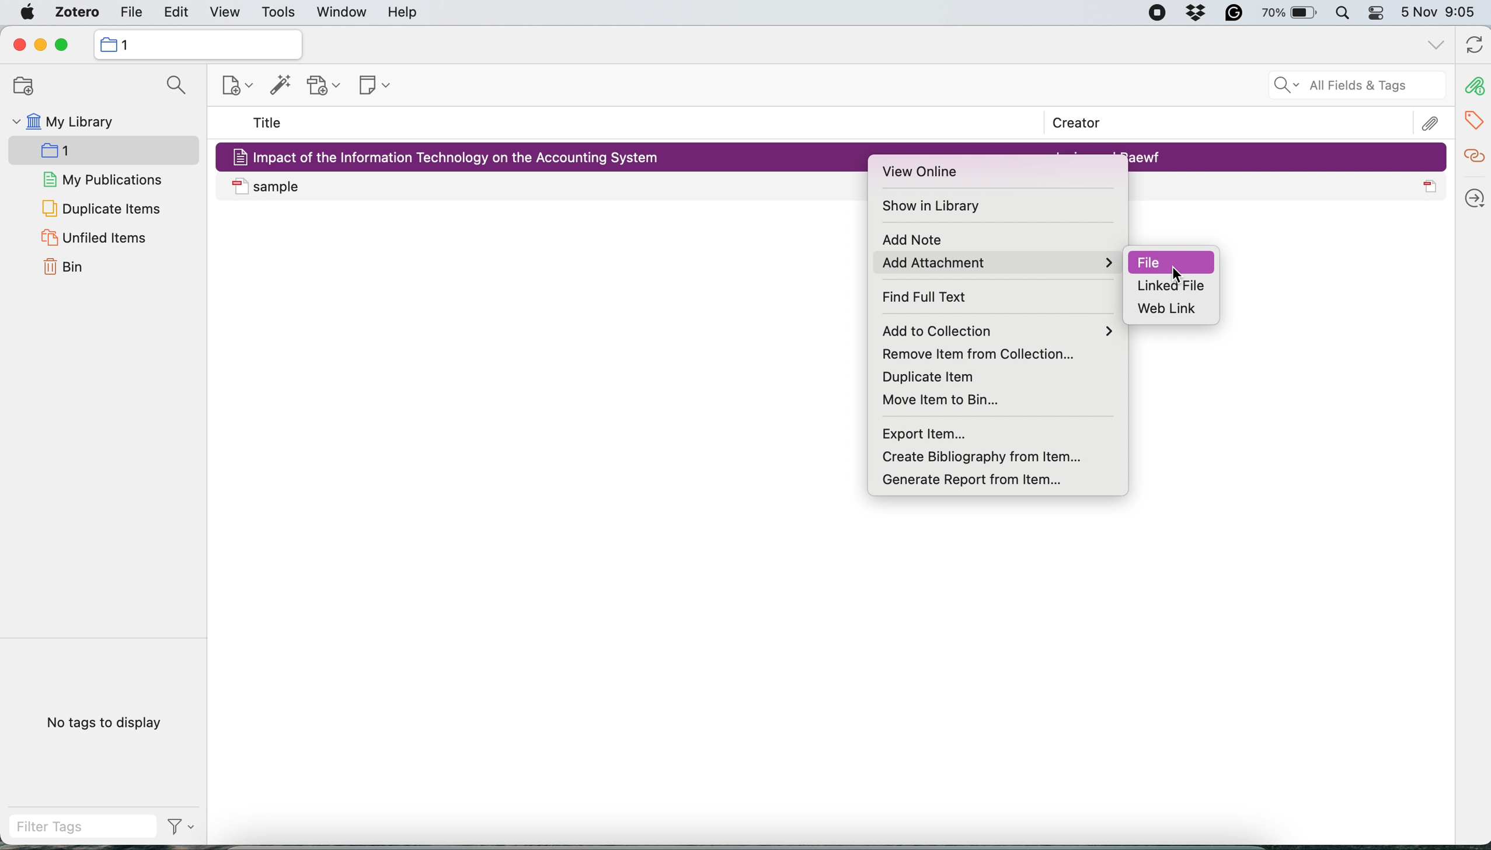  Describe the element at coordinates (93, 238) in the screenshot. I see `unfiled items` at that location.